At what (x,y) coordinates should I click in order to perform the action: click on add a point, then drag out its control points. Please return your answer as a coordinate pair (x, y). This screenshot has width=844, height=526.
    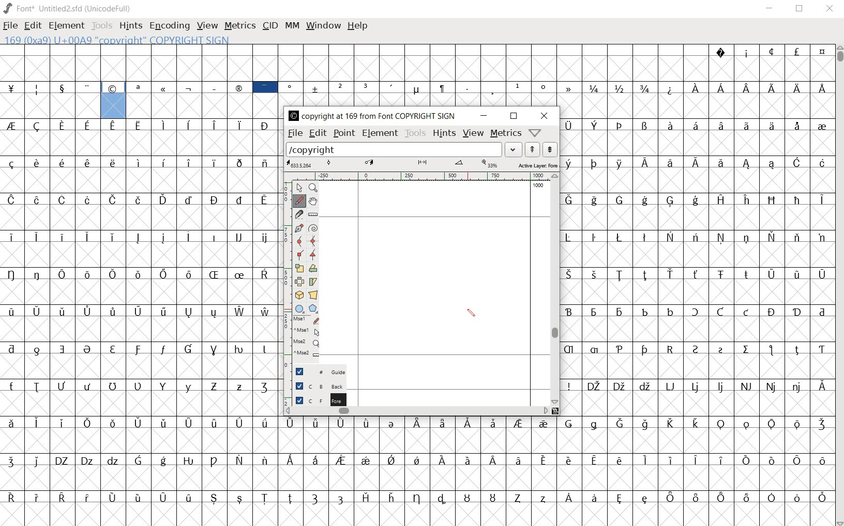
    Looking at the image, I should click on (299, 227).